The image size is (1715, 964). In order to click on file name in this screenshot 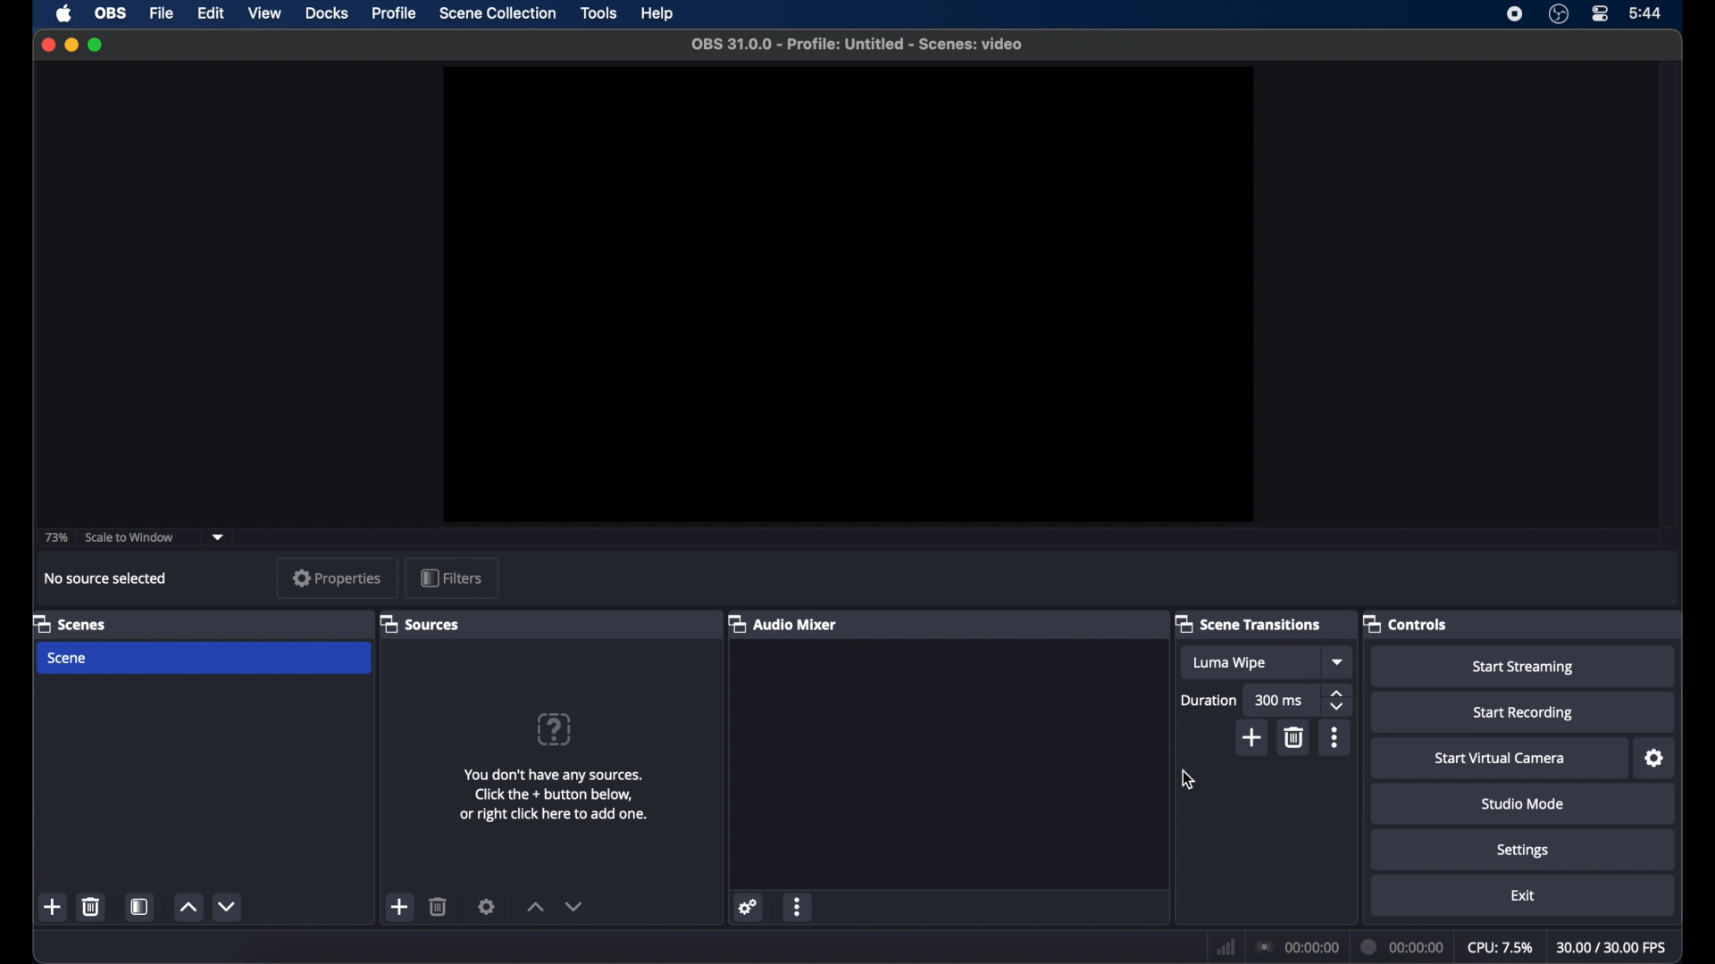, I will do `click(859, 44)`.